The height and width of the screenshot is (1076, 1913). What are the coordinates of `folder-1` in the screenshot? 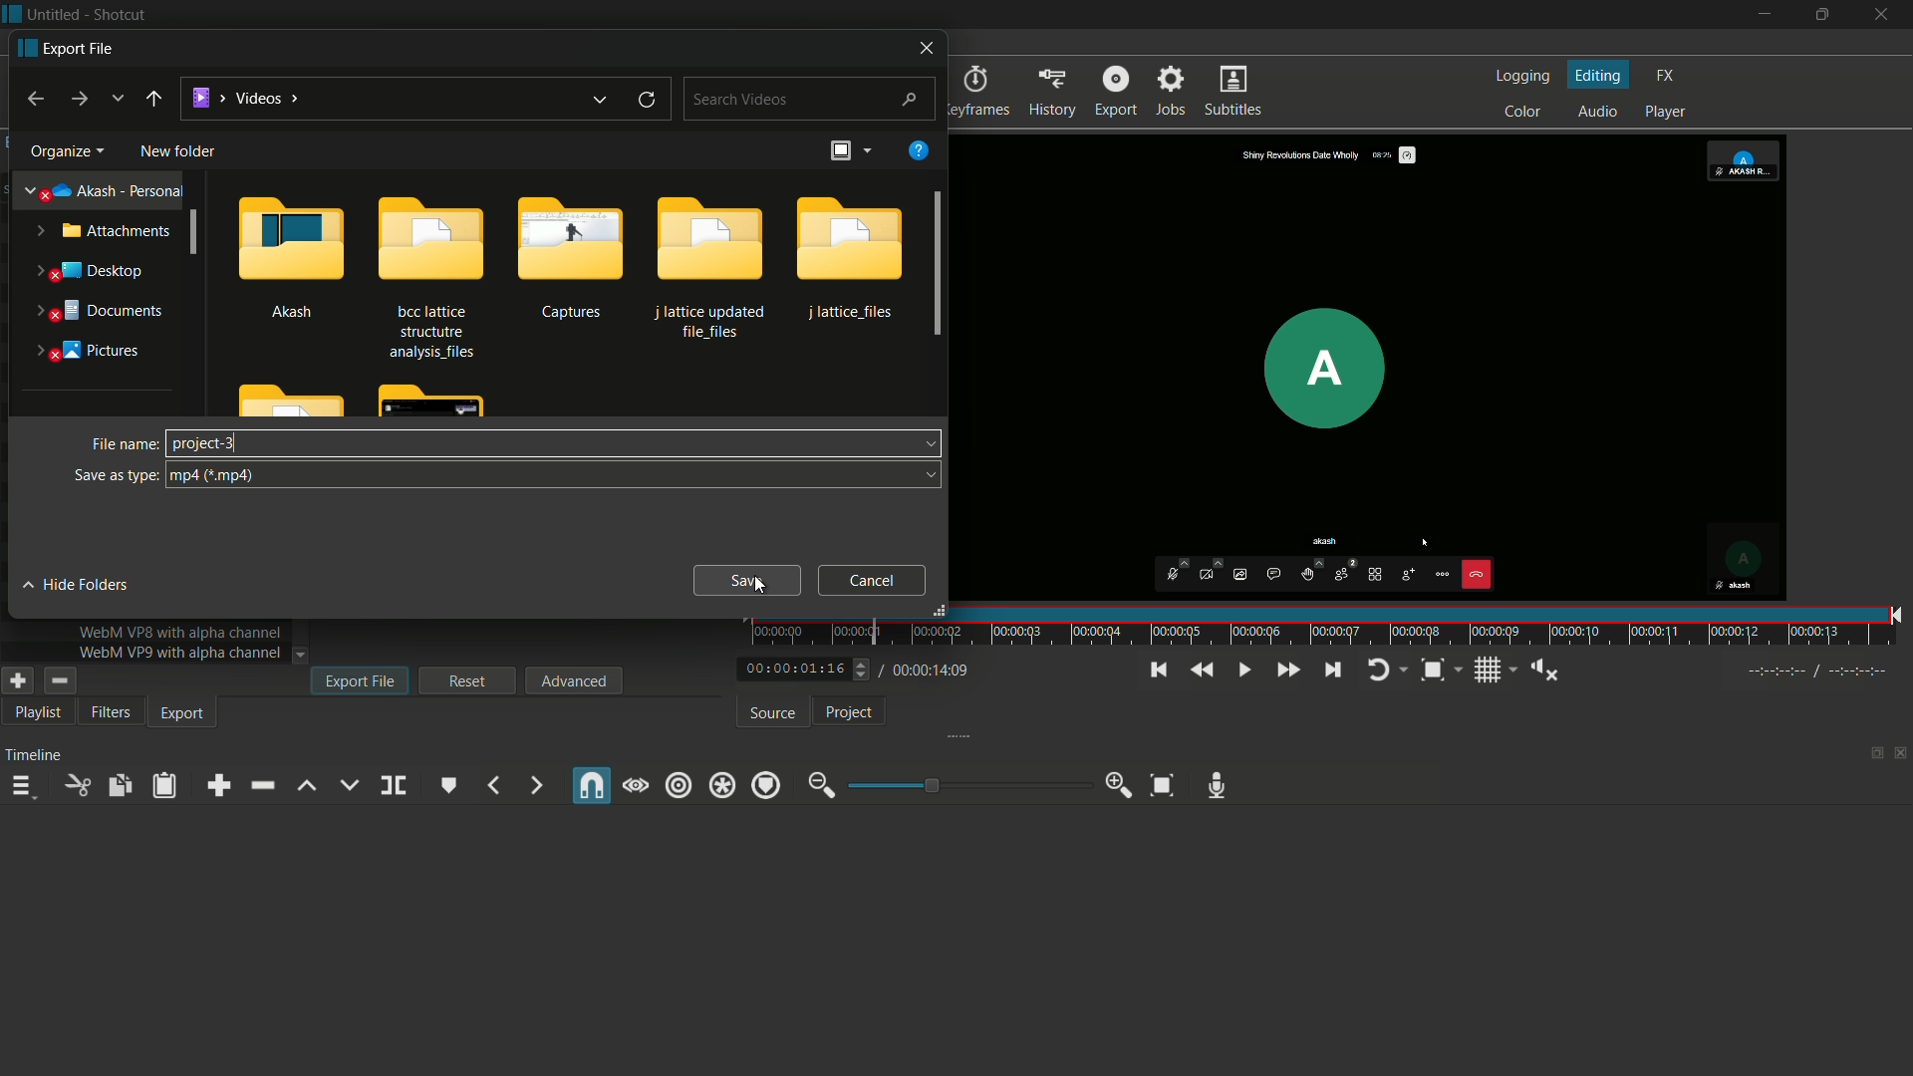 It's located at (292, 253).